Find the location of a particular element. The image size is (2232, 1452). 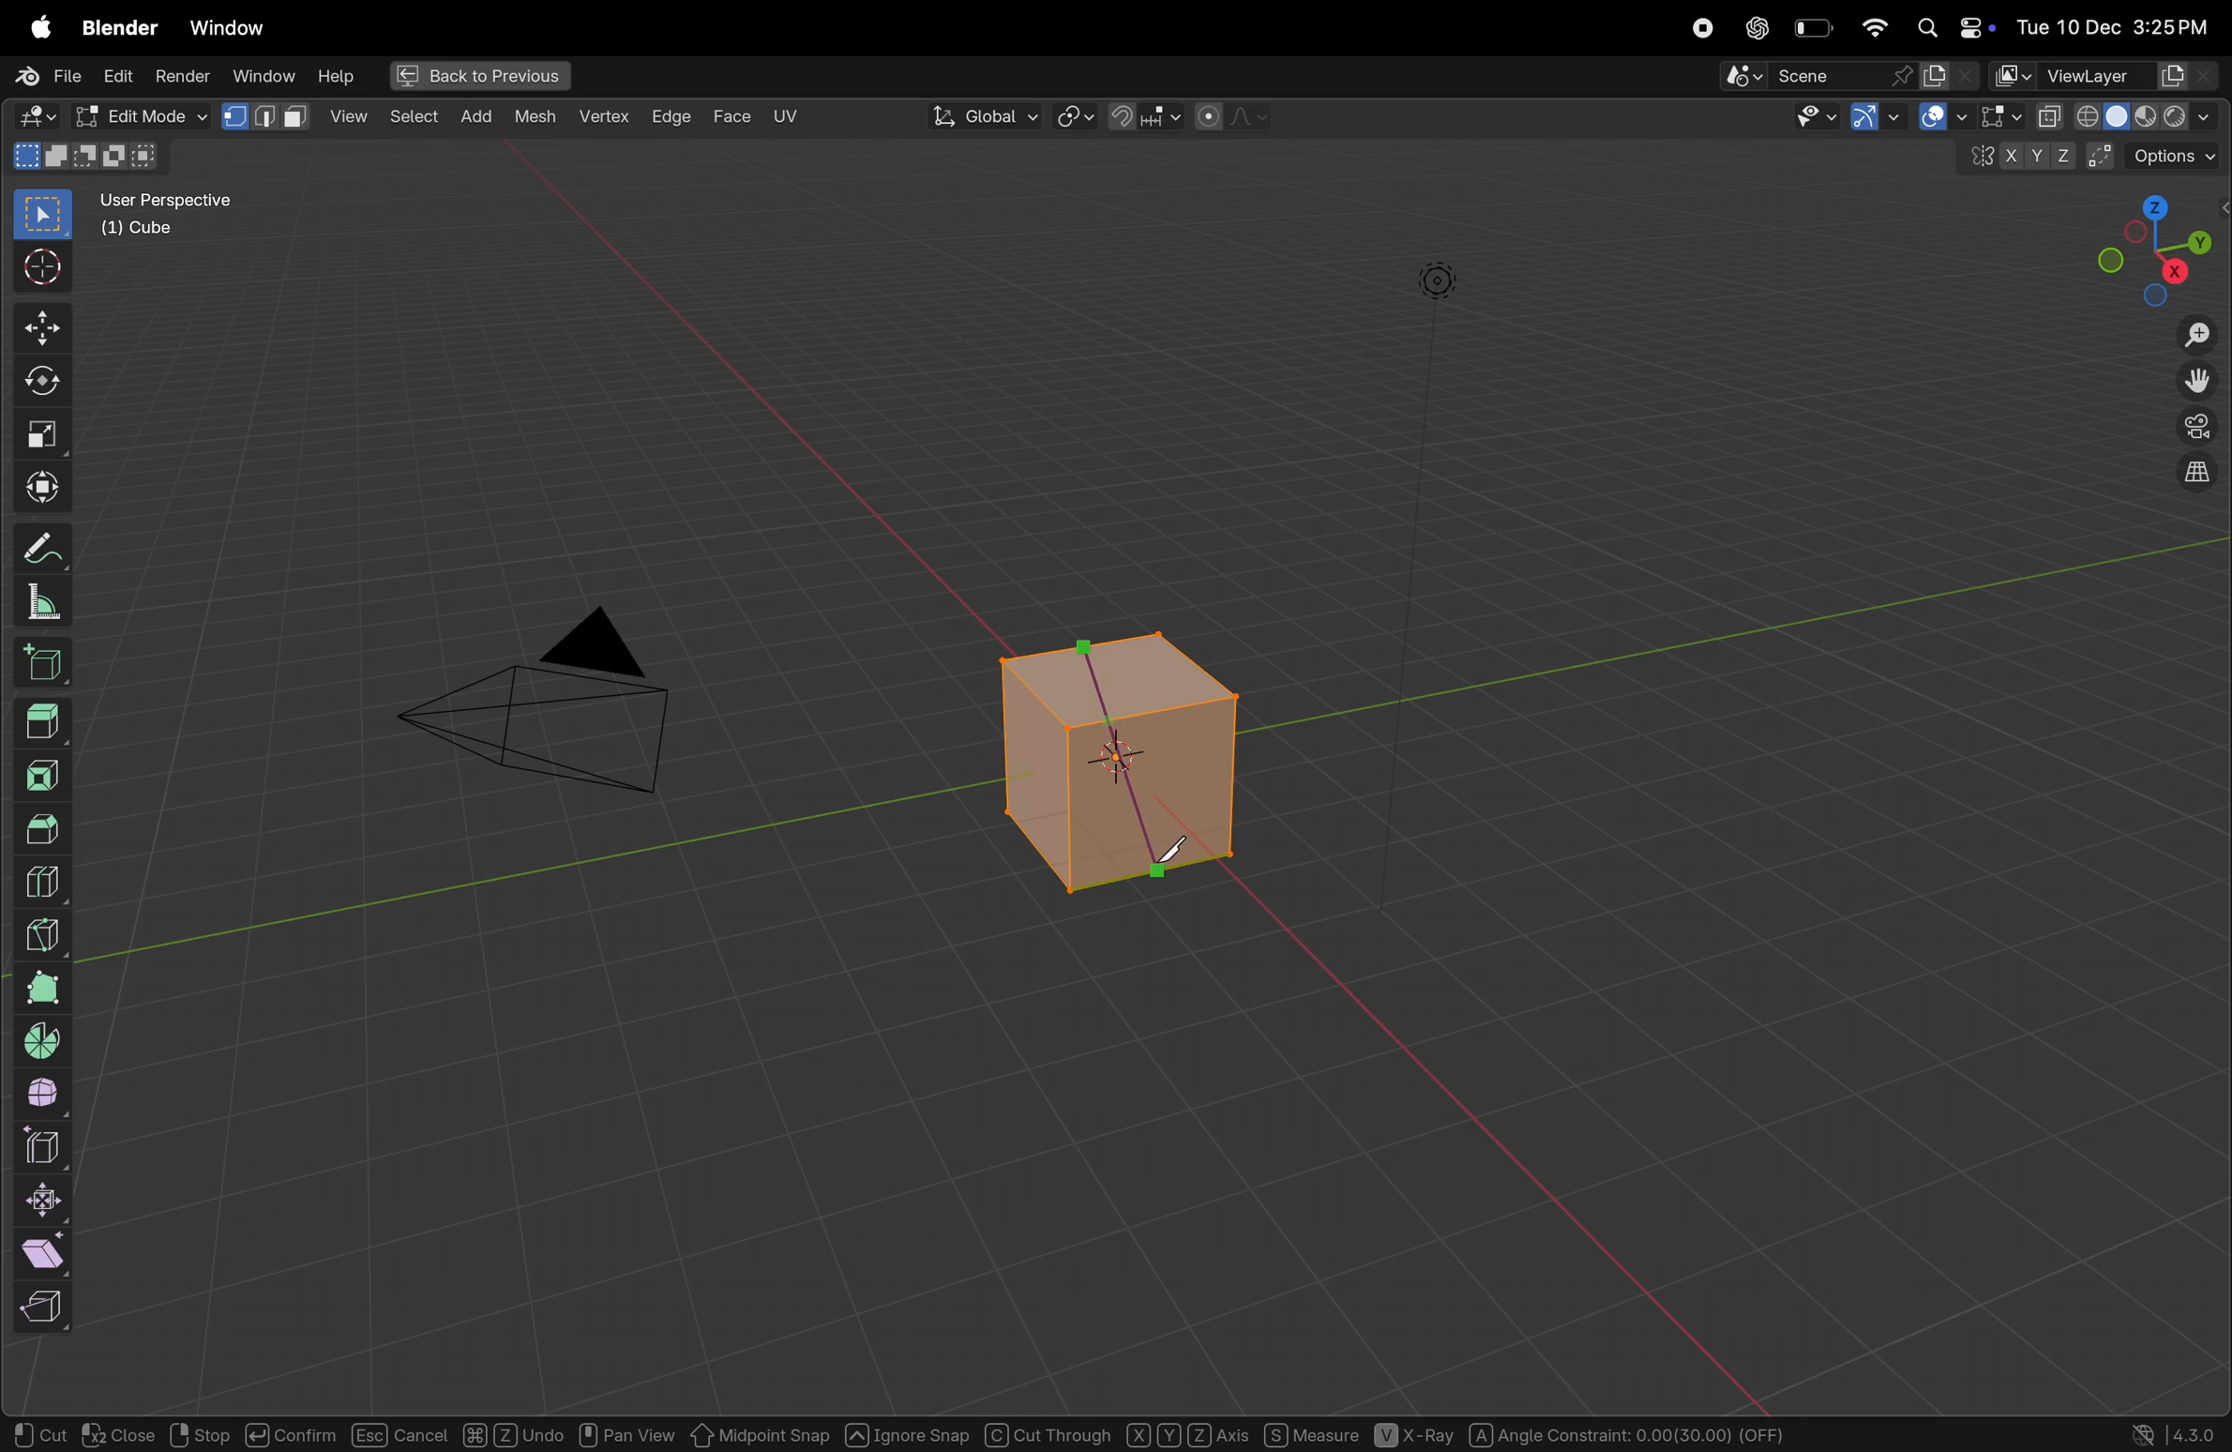

render is located at coordinates (185, 75).